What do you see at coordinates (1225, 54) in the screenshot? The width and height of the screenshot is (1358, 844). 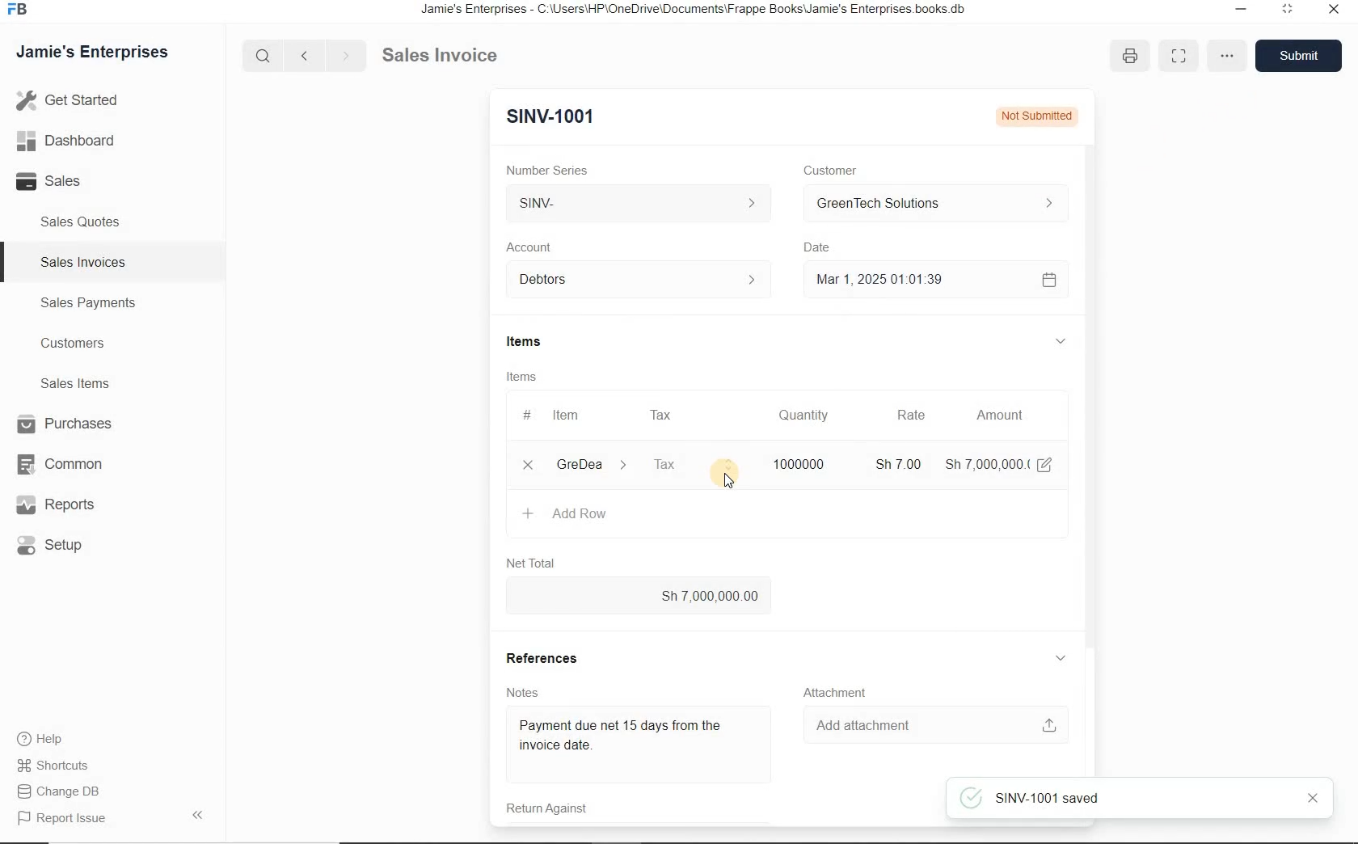 I see `option` at bounding box center [1225, 54].